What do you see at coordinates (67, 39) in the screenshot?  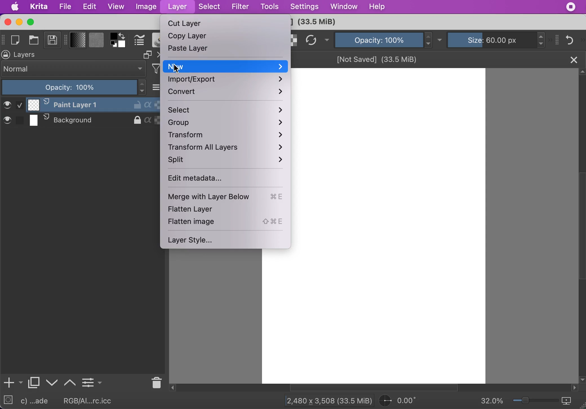 I see `show/hide tool` at bounding box center [67, 39].